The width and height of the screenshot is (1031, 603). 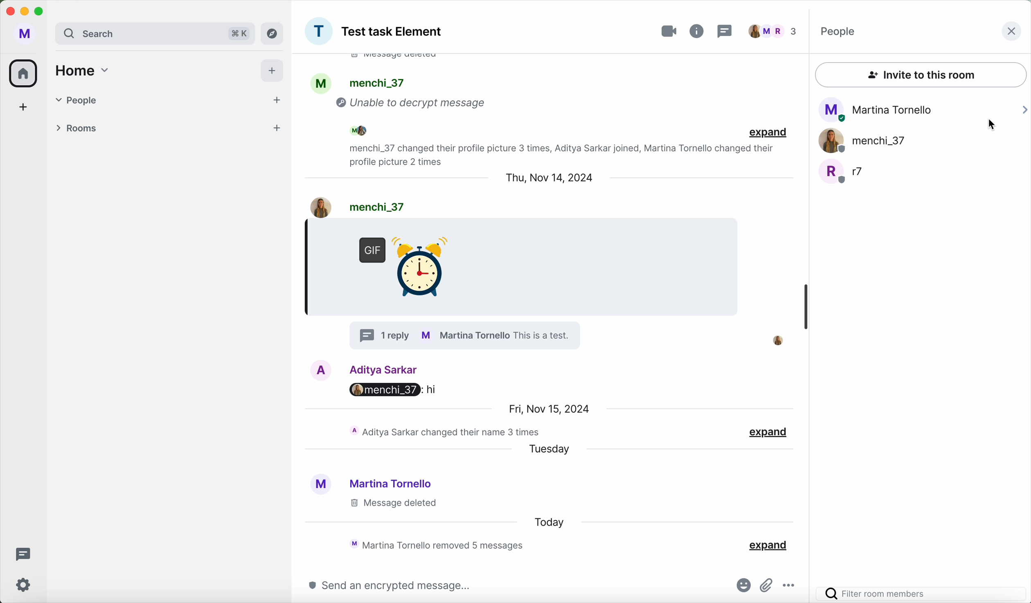 I want to click on profile picture, so click(x=318, y=32).